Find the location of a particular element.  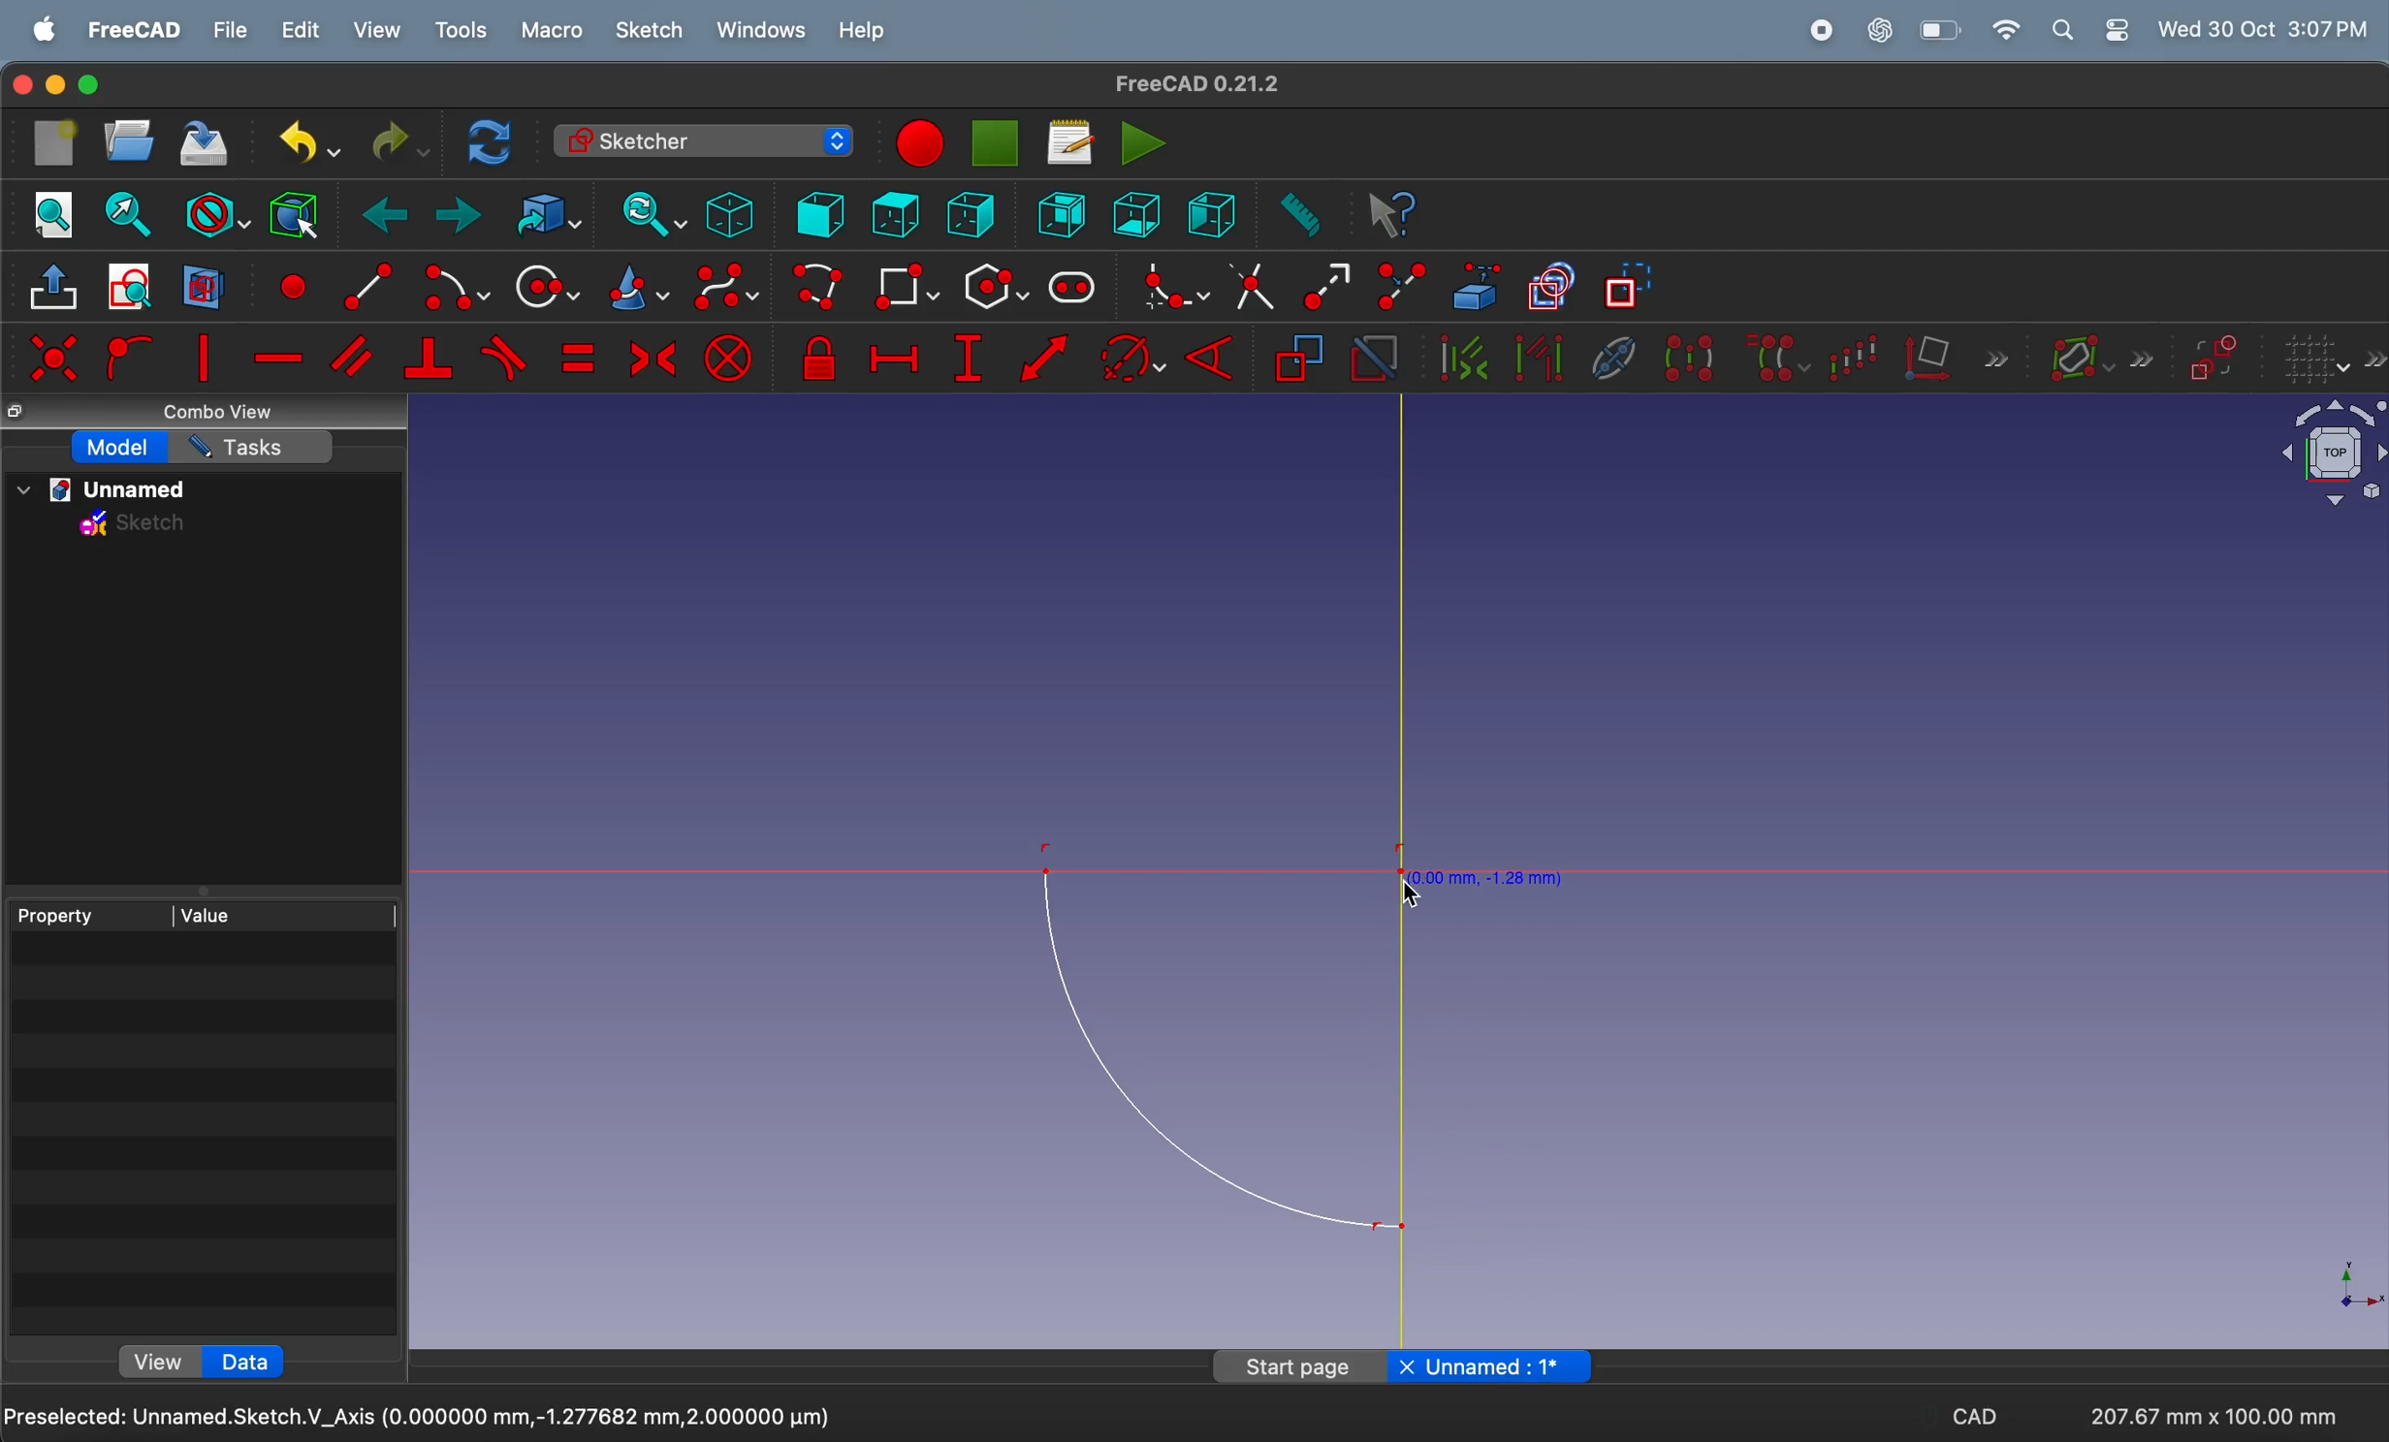

sync view is located at coordinates (646, 214).